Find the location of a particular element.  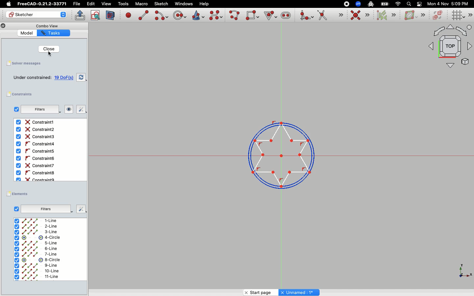

Create arc is located at coordinates (161, 15).